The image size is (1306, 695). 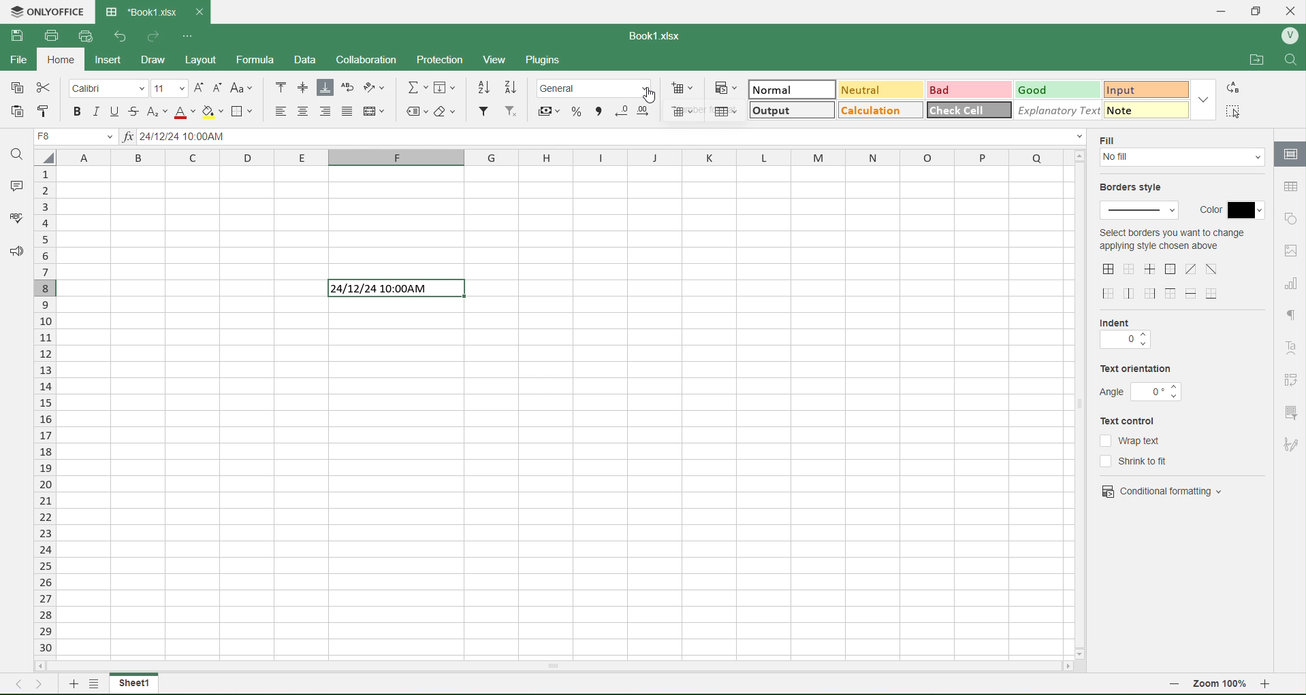 I want to click on border style, so click(x=1141, y=211).